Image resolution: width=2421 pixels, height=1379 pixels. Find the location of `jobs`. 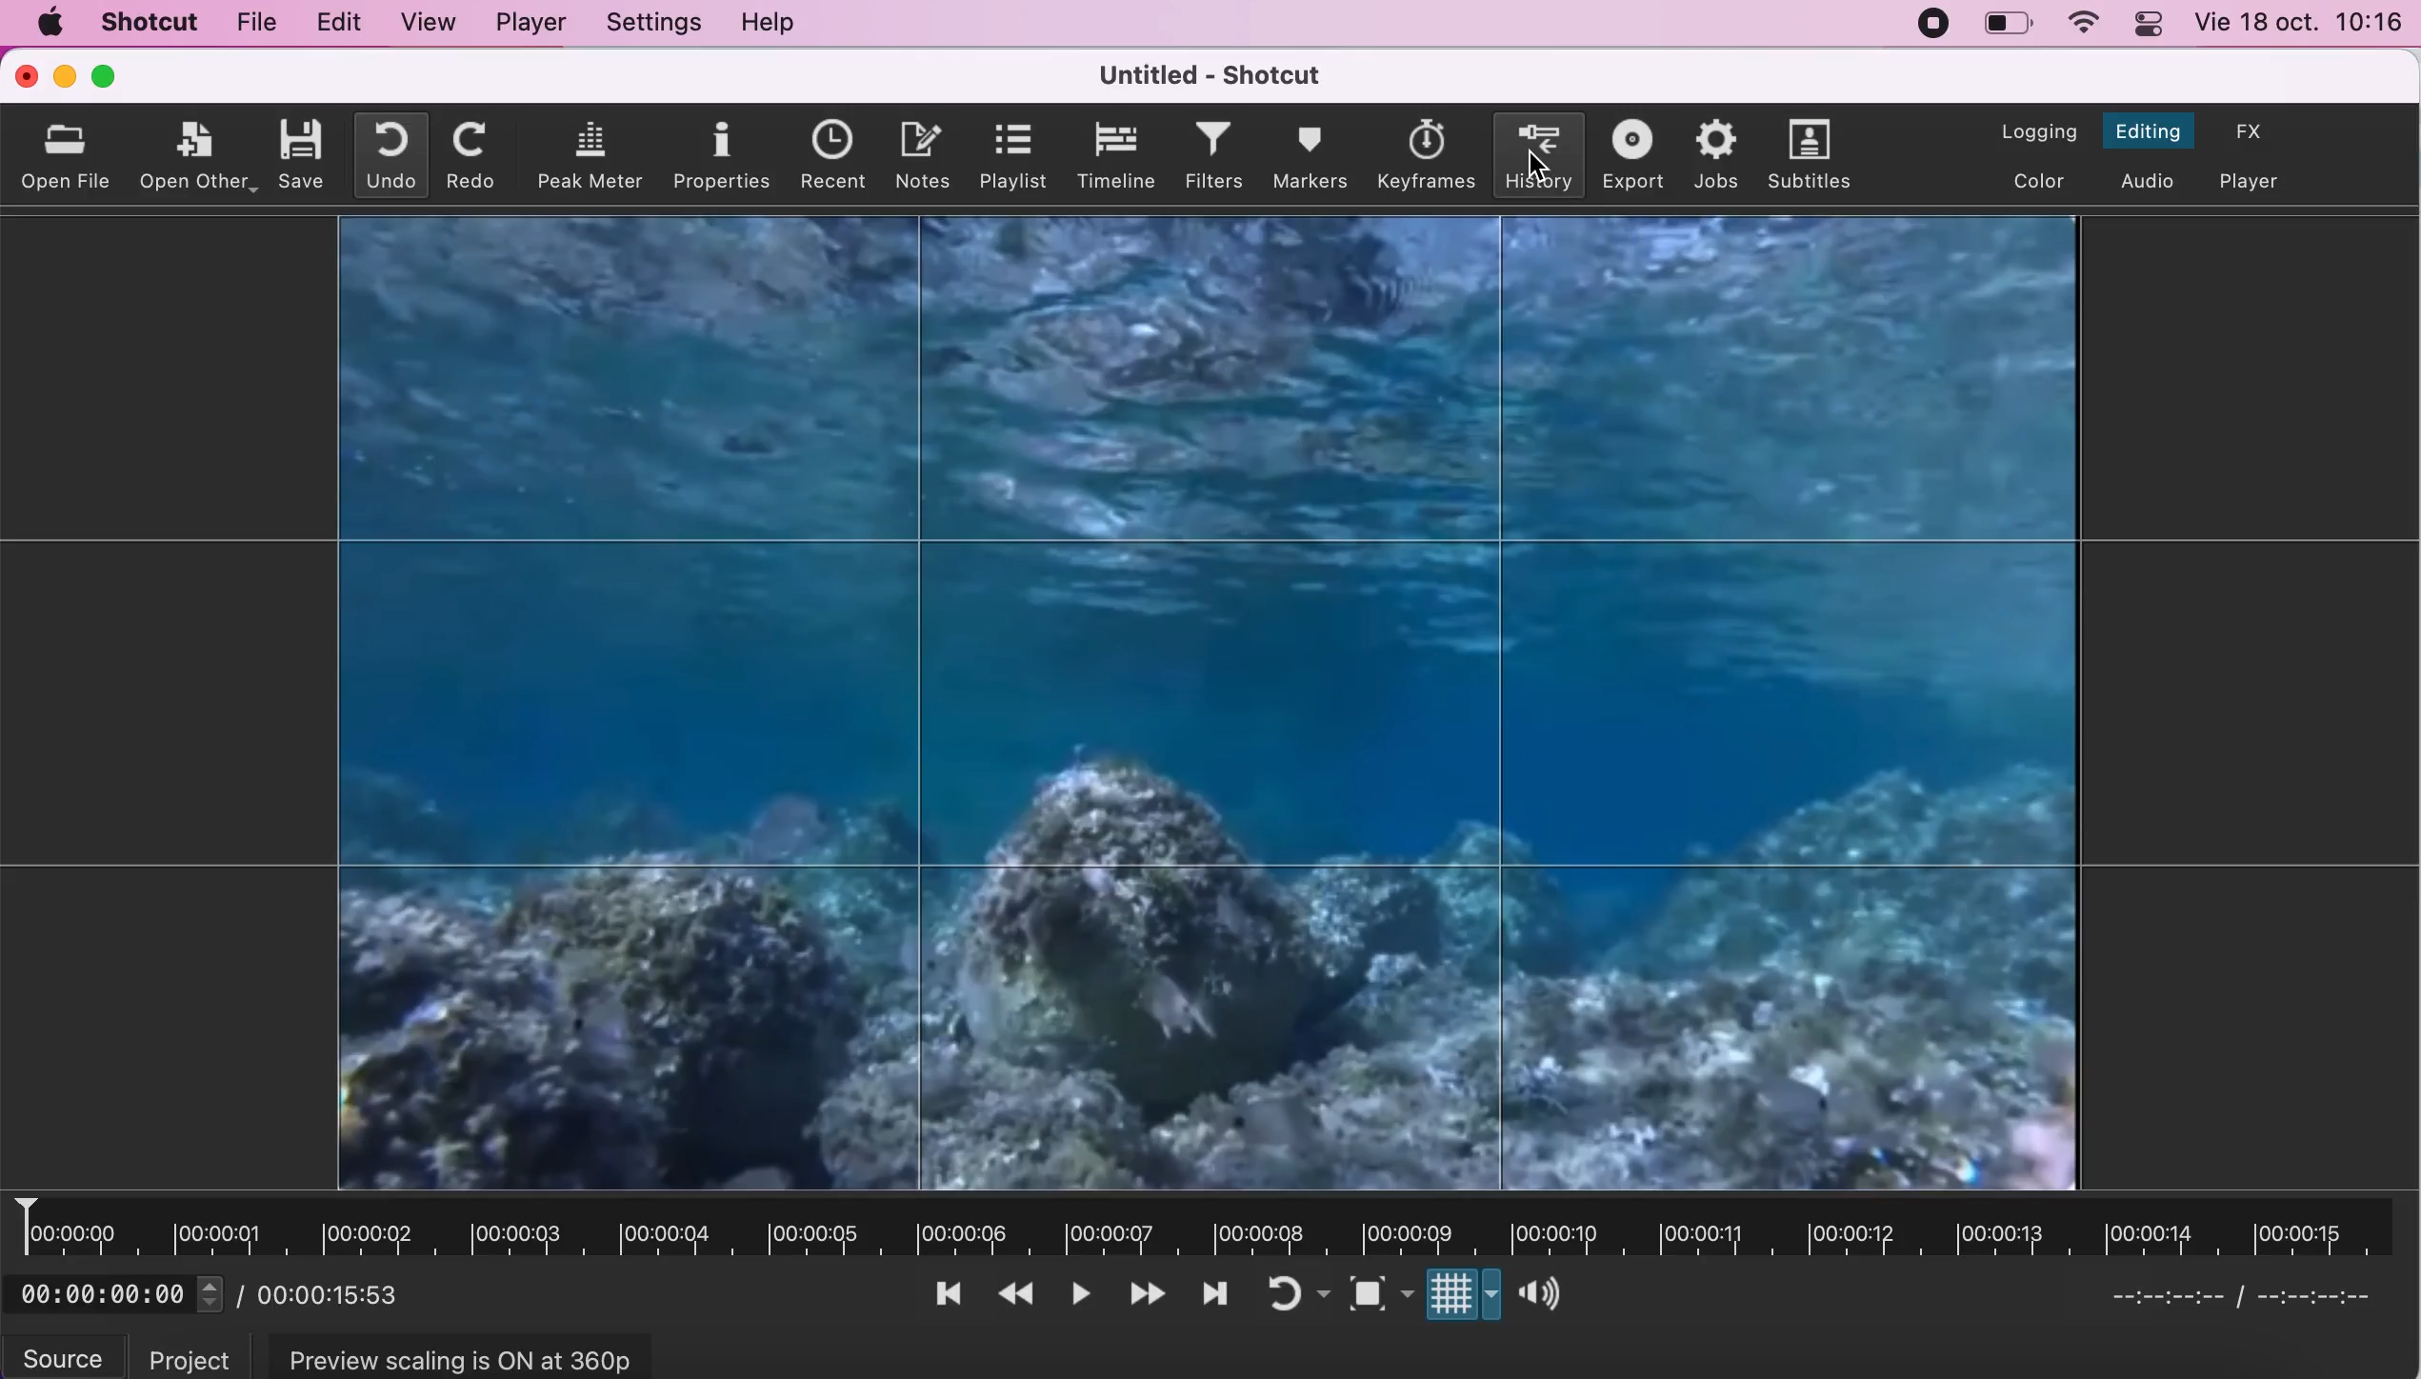

jobs is located at coordinates (1712, 151).